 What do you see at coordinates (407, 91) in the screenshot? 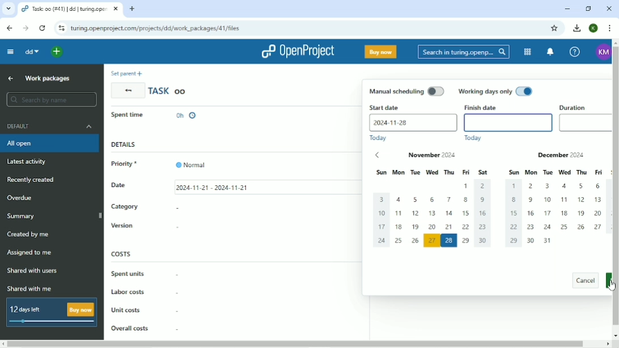
I see `Manual scheduling` at bounding box center [407, 91].